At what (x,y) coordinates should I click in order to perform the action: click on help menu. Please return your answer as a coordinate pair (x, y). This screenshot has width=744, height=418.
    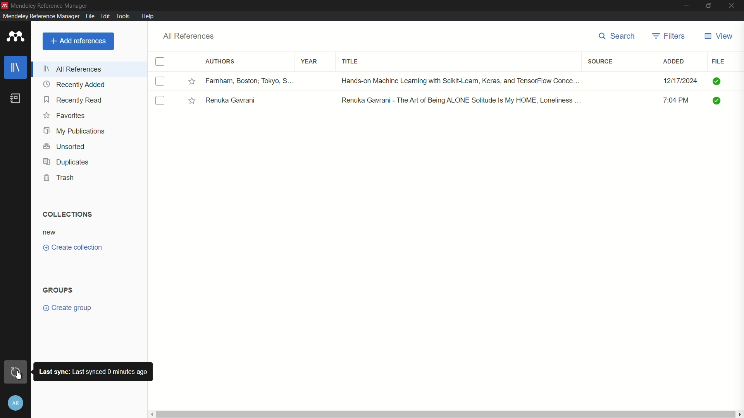
    Looking at the image, I should click on (148, 16).